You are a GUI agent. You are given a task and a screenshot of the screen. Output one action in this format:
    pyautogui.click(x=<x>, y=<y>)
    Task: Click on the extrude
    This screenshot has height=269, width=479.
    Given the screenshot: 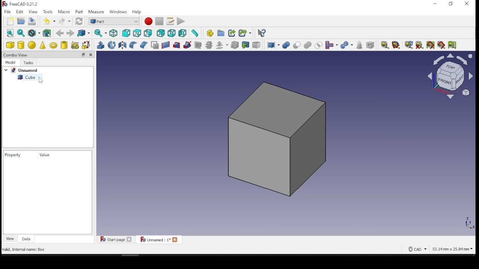 What is the action you would take?
    pyautogui.click(x=101, y=45)
    